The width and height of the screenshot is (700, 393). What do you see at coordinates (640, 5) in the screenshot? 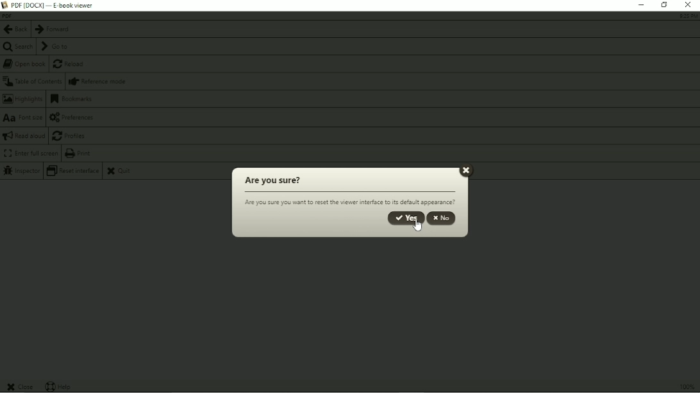
I see `Minimize` at bounding box center [640, 5].